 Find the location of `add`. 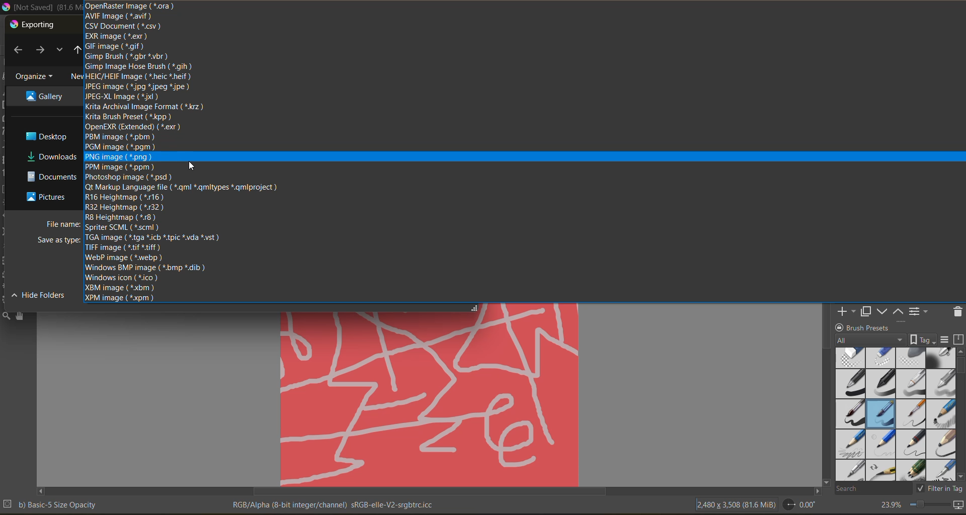

add is located at coordinates (845, 311).